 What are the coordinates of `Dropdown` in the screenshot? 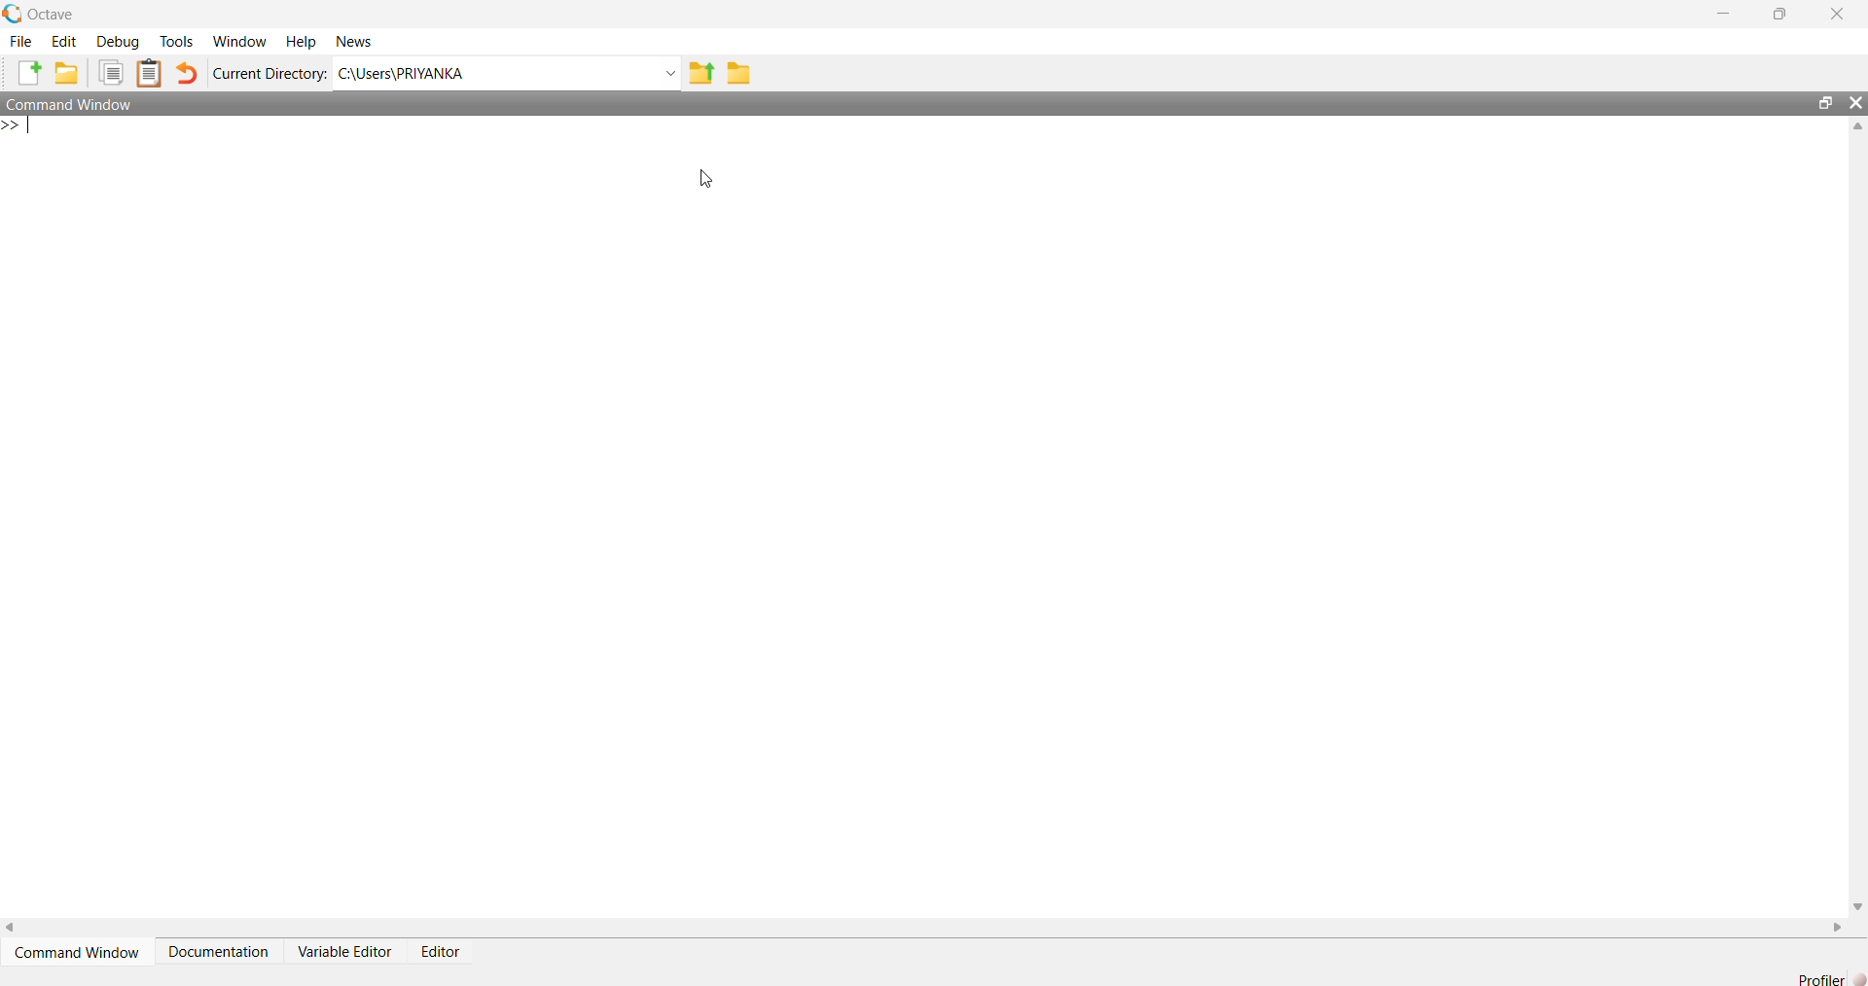 It's located at (669, 73).